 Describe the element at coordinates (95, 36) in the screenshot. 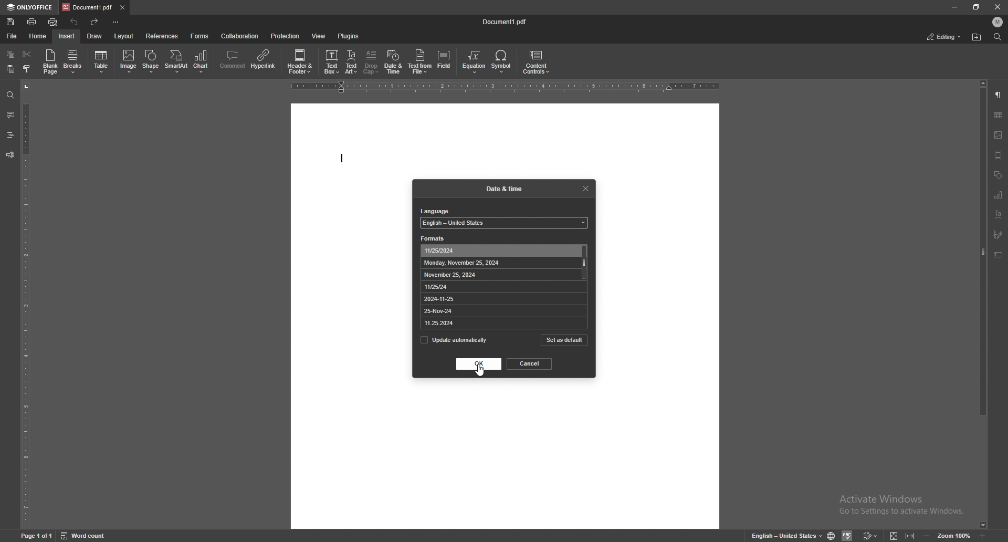

I see `draw` at that location.